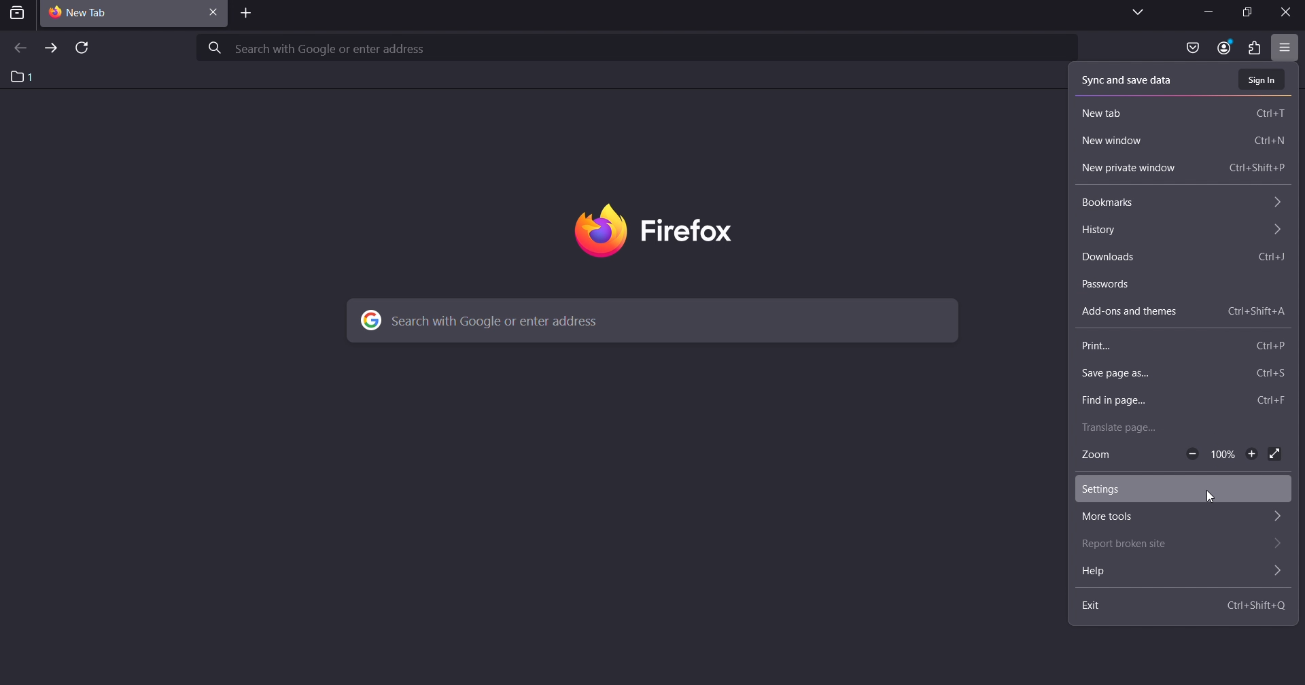 The image size is (1305, 685). I want to click on new window, so click(1182, 142).